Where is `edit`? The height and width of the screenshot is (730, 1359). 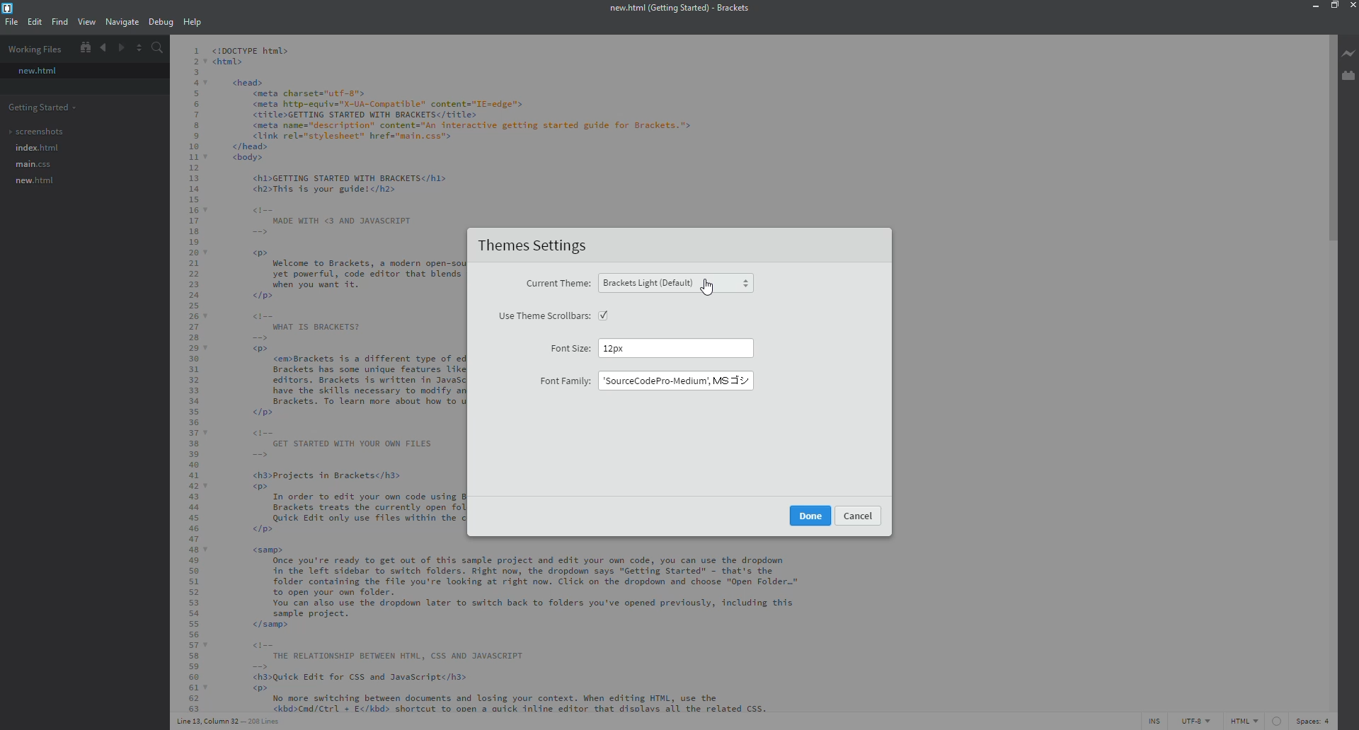
edit is located at coordinates (34, 22).